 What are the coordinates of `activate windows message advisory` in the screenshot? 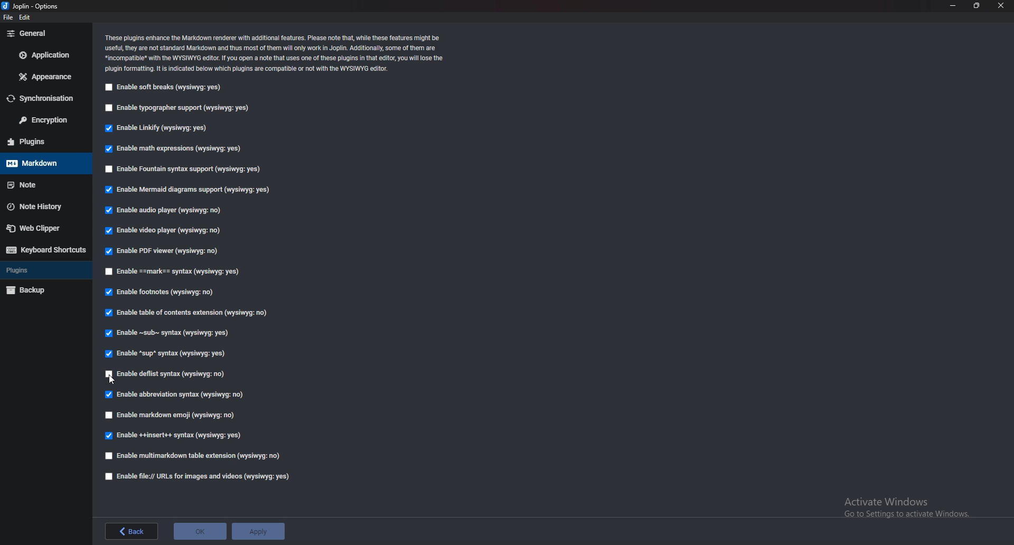 It's located at (905, 507).